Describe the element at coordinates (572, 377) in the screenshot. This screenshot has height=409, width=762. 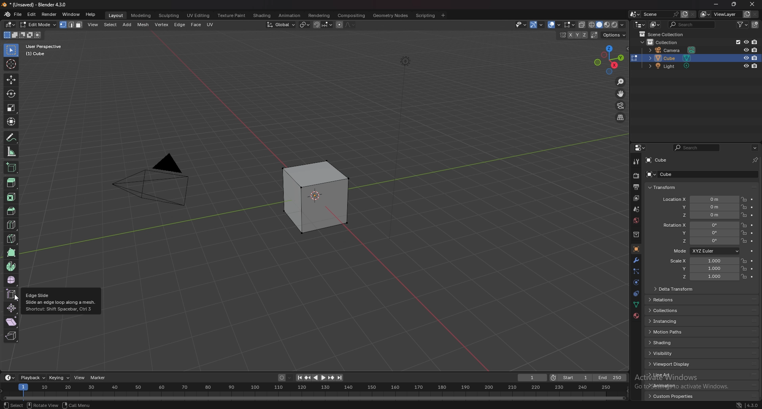
I see `start frame` at that location.